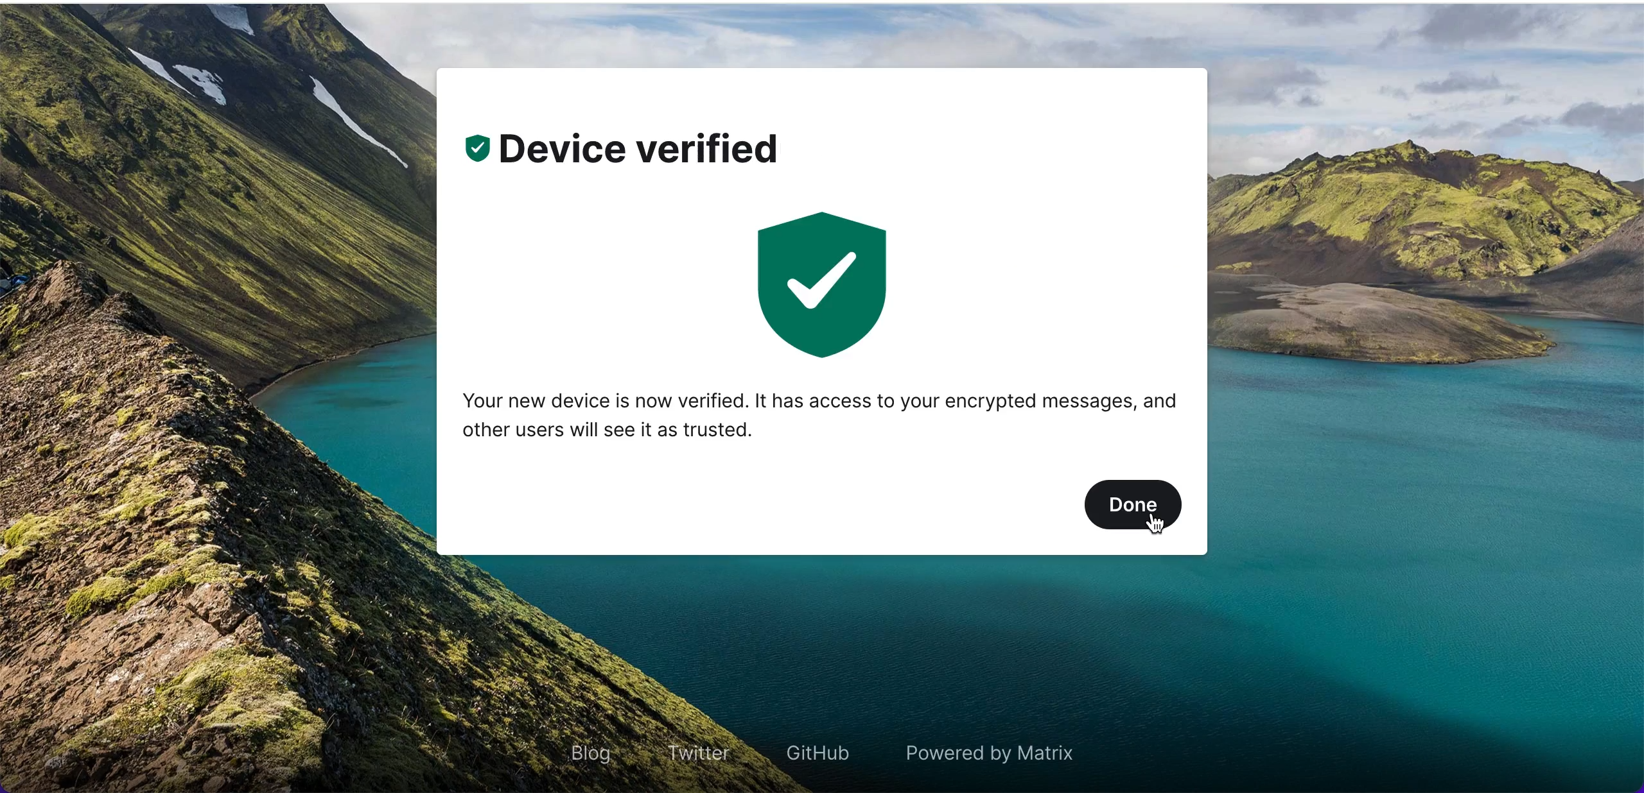 The width and height of the screenshot is (1644, 793). I want to click on verified logo, so click(805, 286).